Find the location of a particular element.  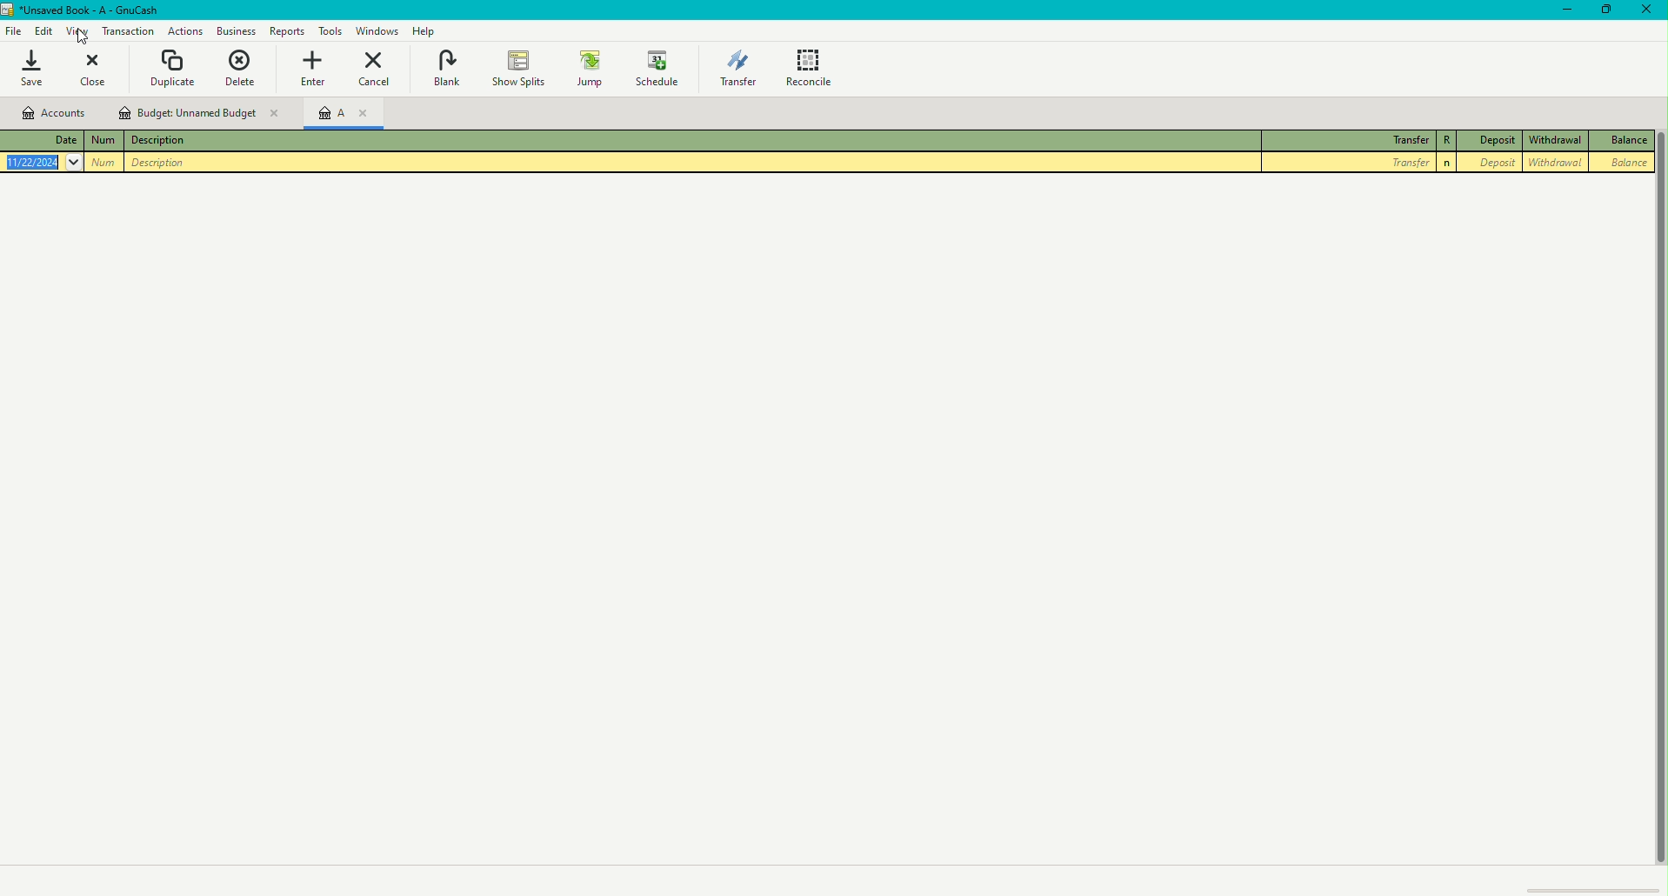

Date is located at coordinates (50, 139).